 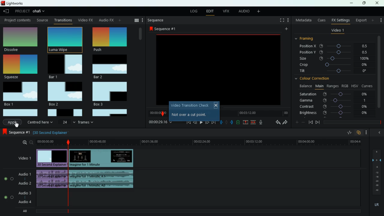 What do you see at coordinates (22, 11) in the screenshot?
I see `project` at bounding box center [22, 11].